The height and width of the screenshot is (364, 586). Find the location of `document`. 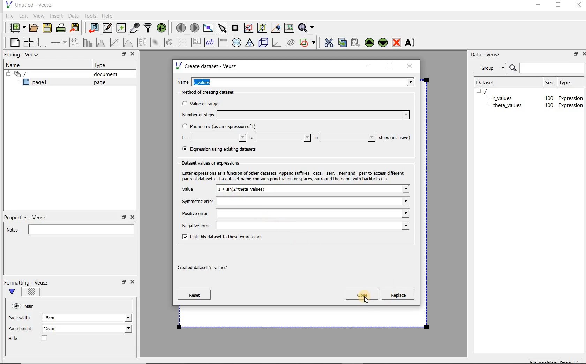

document is located at coordinates (103, 74).